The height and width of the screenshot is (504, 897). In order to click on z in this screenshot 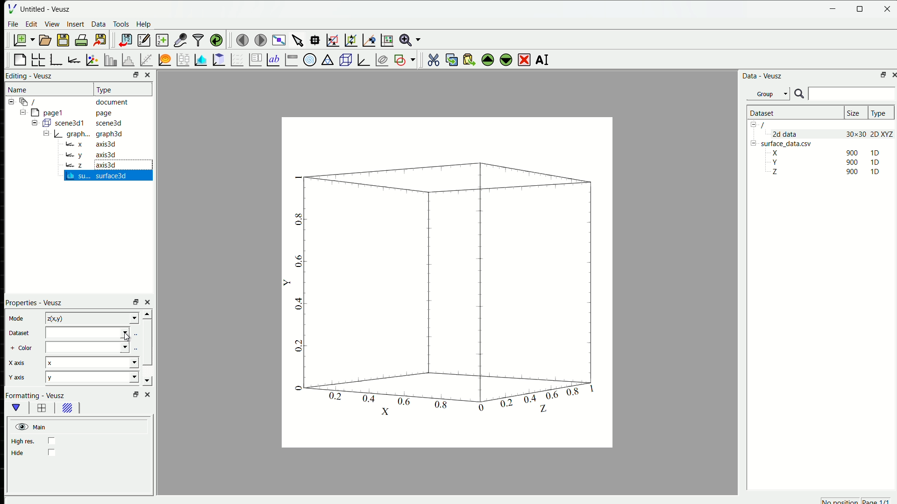, I will do `click(75, 165)`.